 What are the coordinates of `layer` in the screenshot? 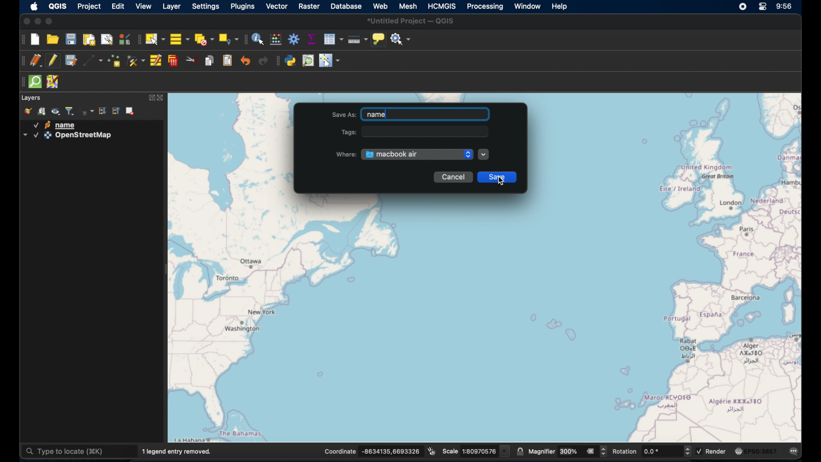 It's located at (171, 7).